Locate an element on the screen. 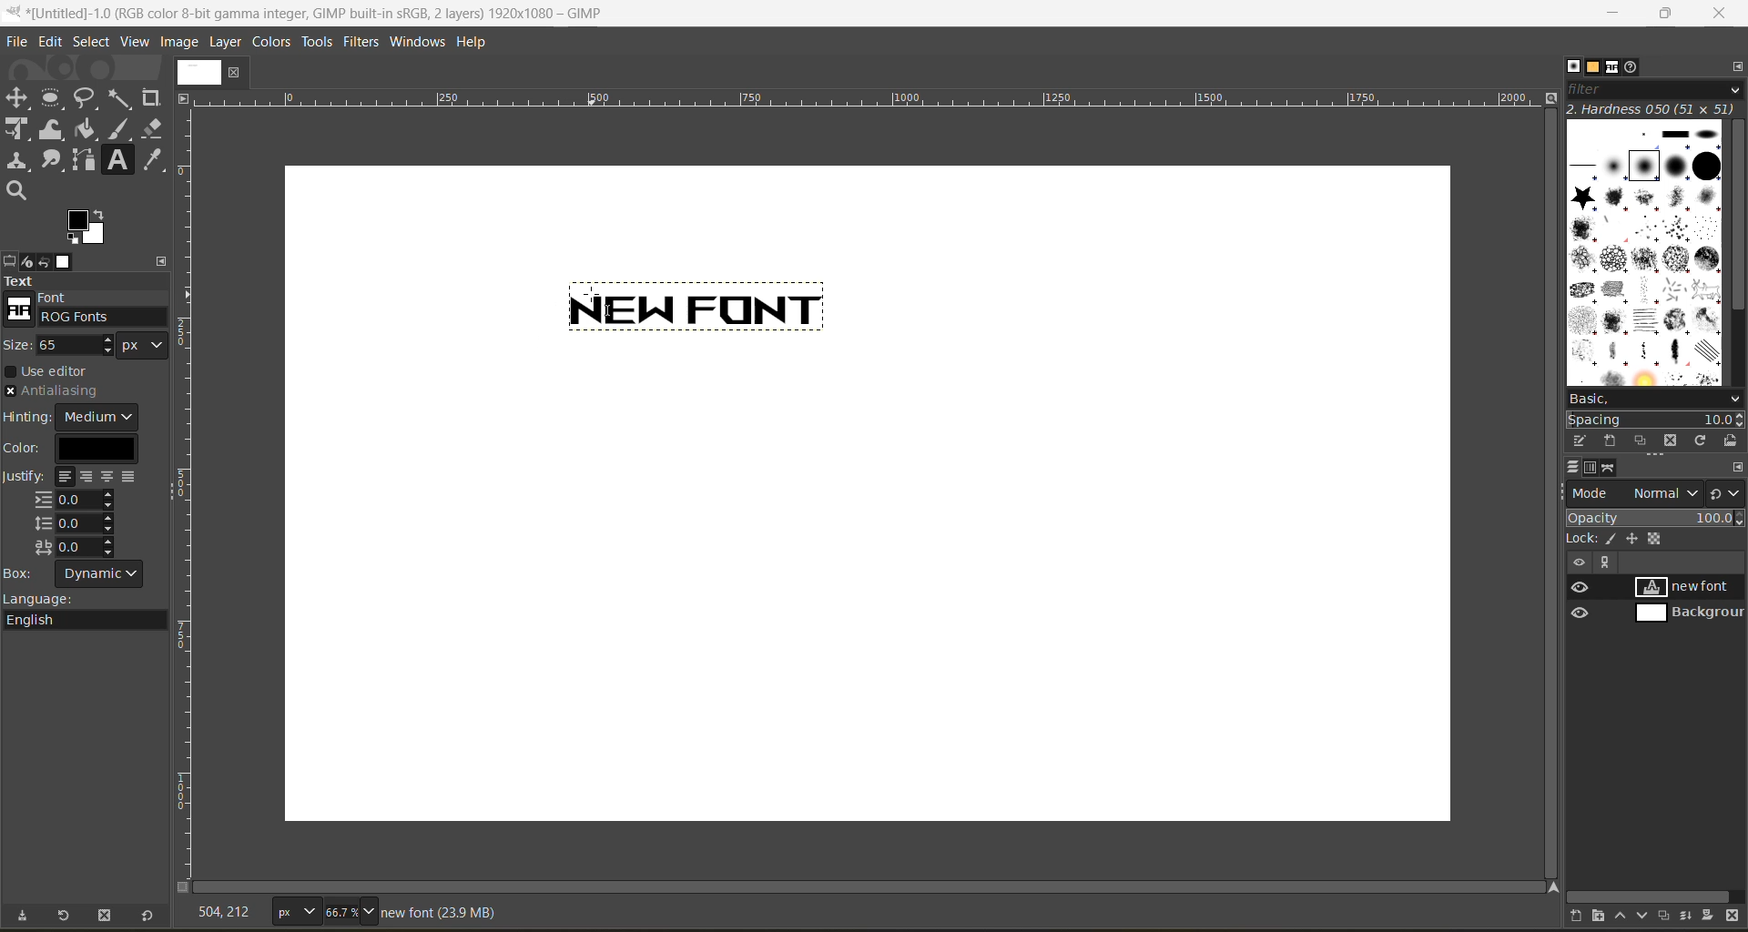 This screenshot has width=1748, height=932. restore tool preset is located at coordinates (66, 916).